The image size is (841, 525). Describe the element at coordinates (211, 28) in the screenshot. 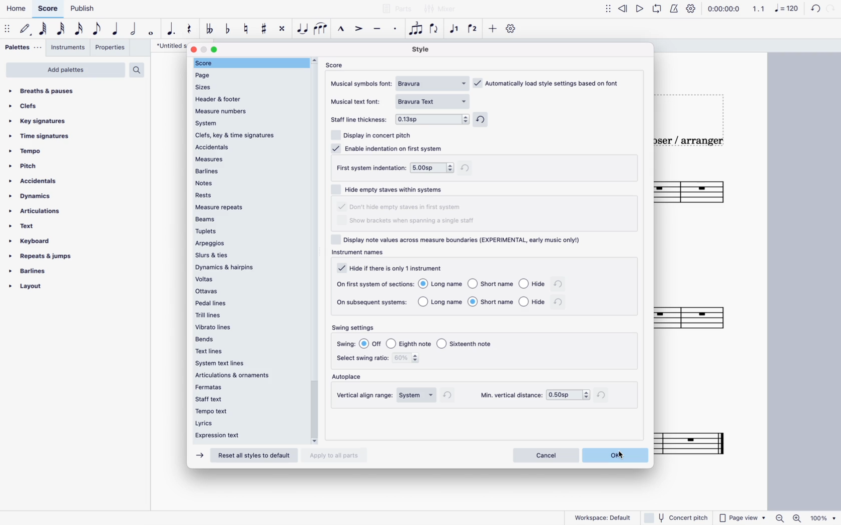

I see `tune` at that location.